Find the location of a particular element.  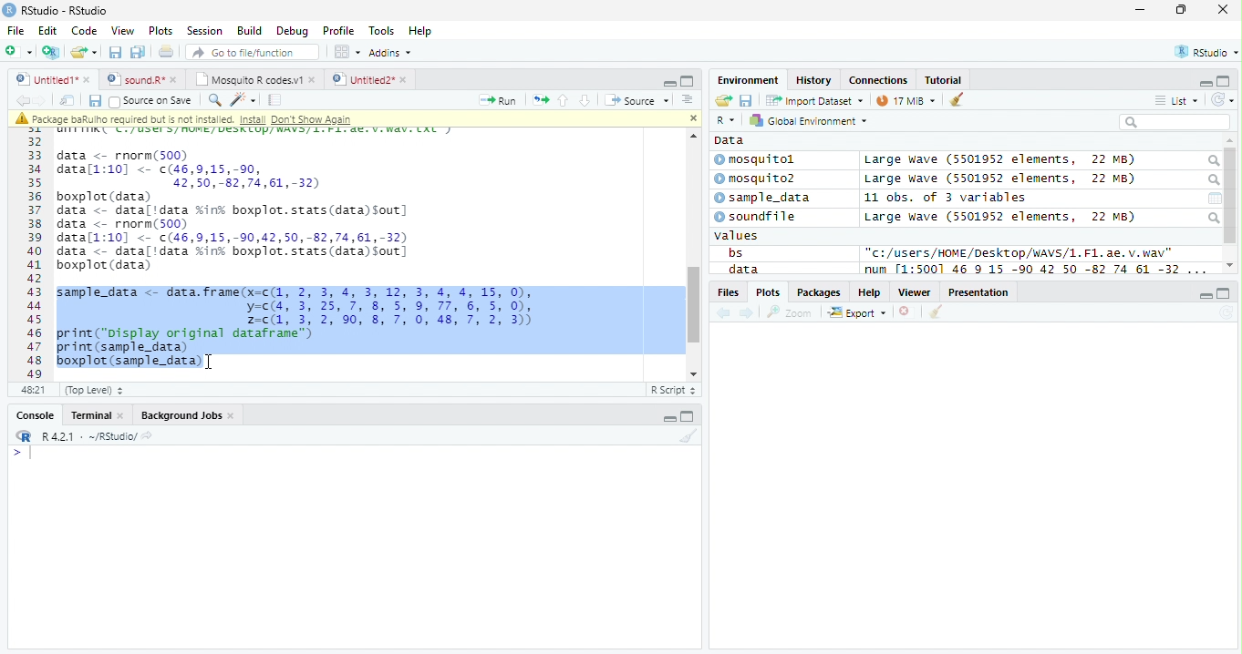

48:21 is located at coordinates (33, 389).